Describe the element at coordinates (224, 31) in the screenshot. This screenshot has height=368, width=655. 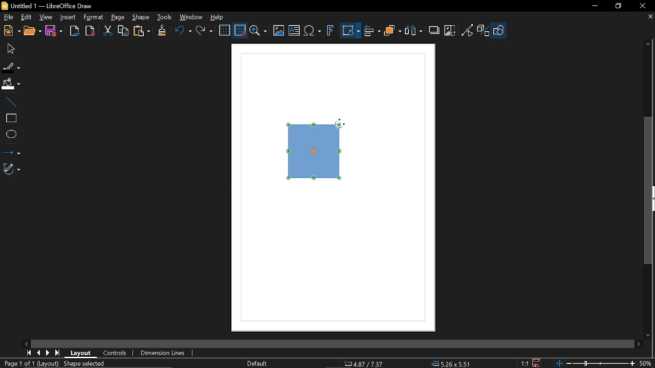
I see `Display grid` at that location.